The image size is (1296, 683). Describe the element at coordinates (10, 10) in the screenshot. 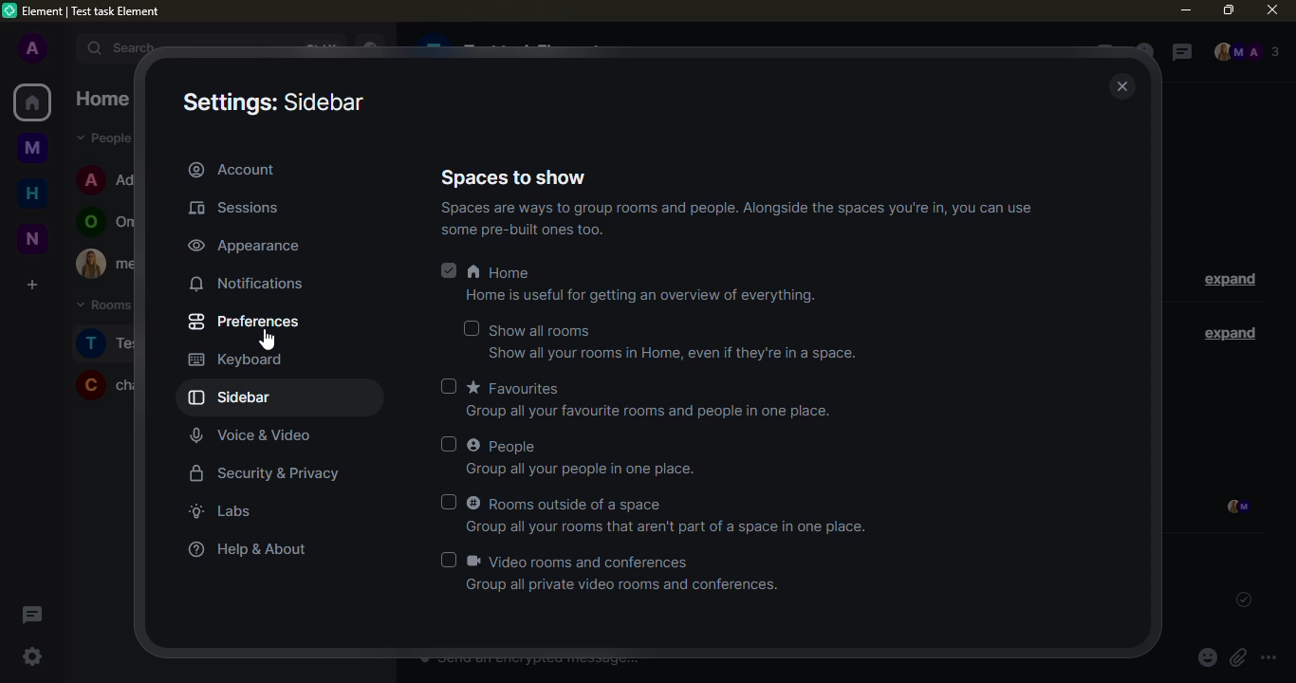

I see `logo` at that location.